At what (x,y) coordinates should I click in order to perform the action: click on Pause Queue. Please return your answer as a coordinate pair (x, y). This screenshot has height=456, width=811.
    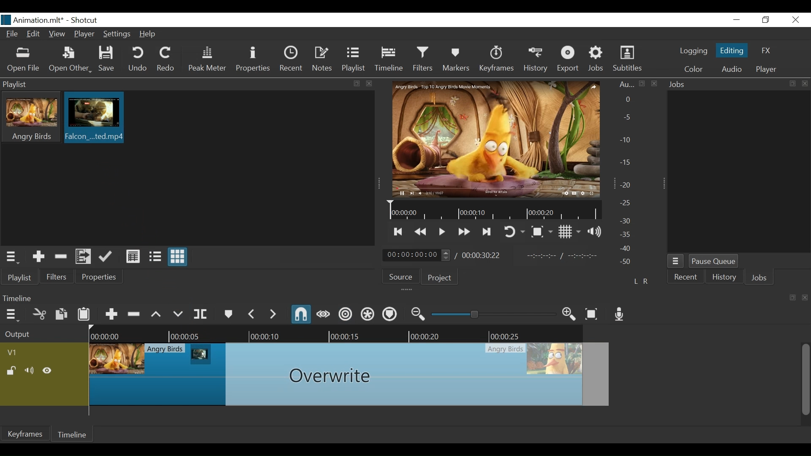
    Looking at the image, I should click on (713, 262).